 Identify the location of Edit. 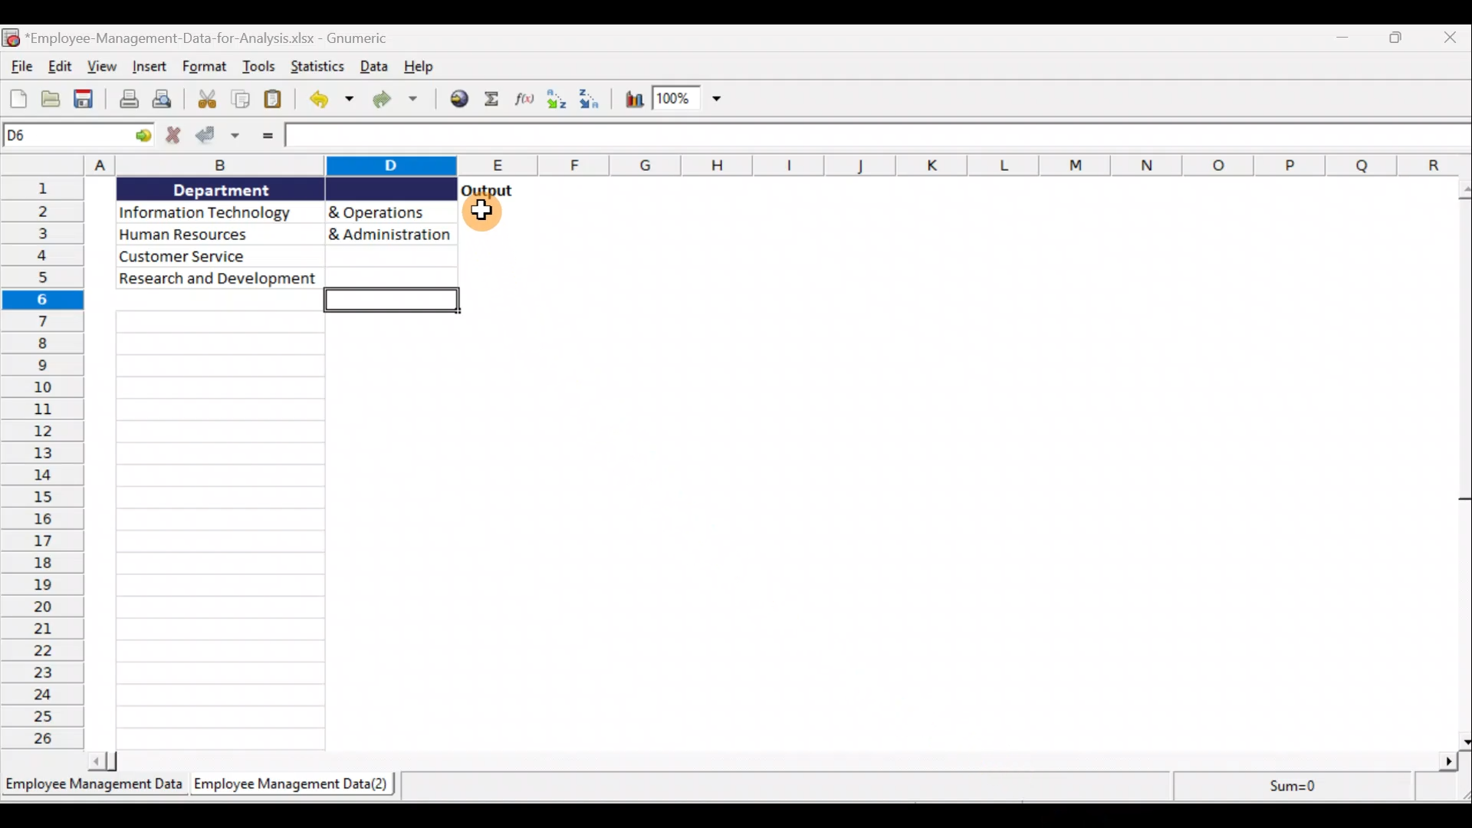
(59, 67).